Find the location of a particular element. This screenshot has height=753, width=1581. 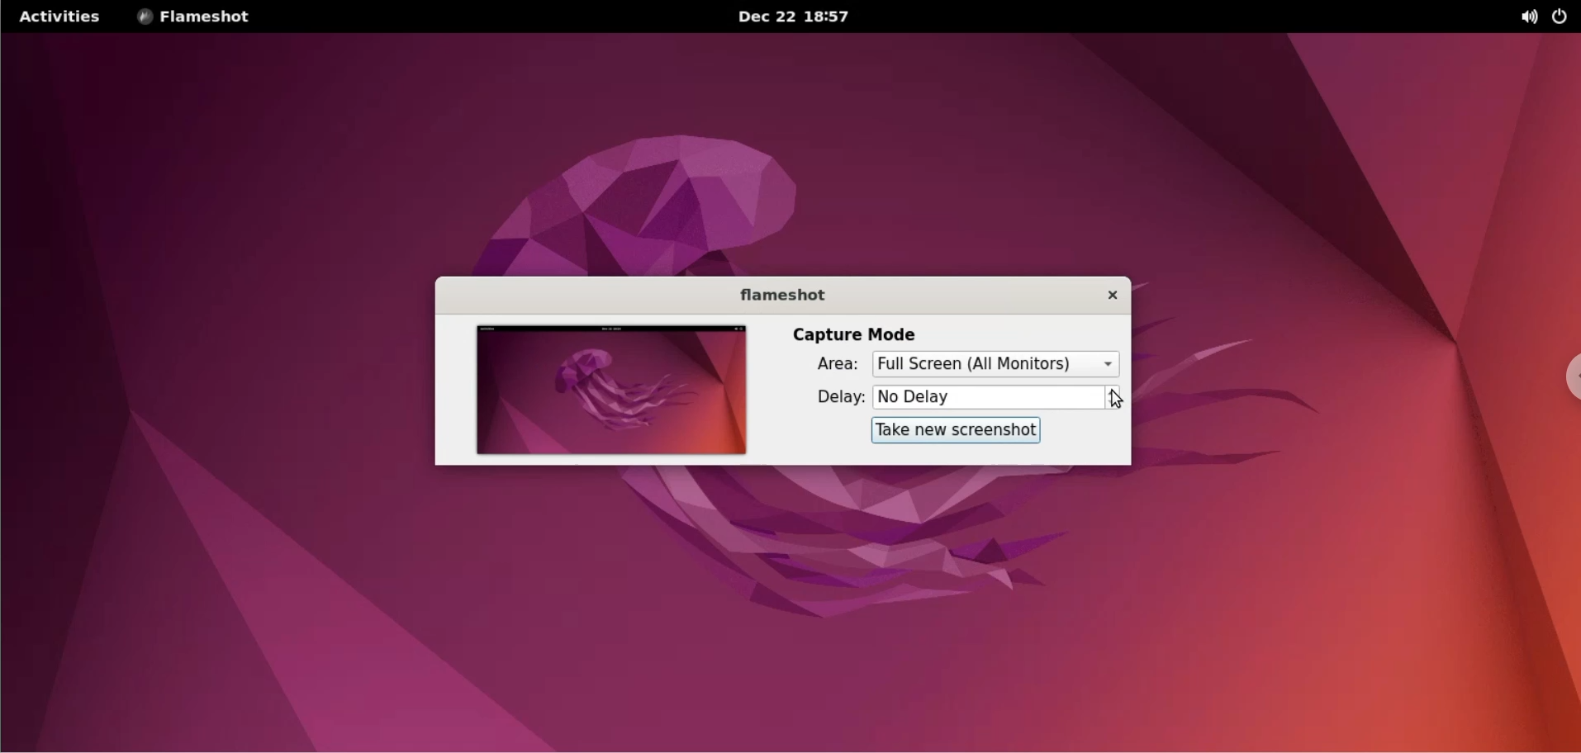

capture mode  is located at coordinates (857, 333).